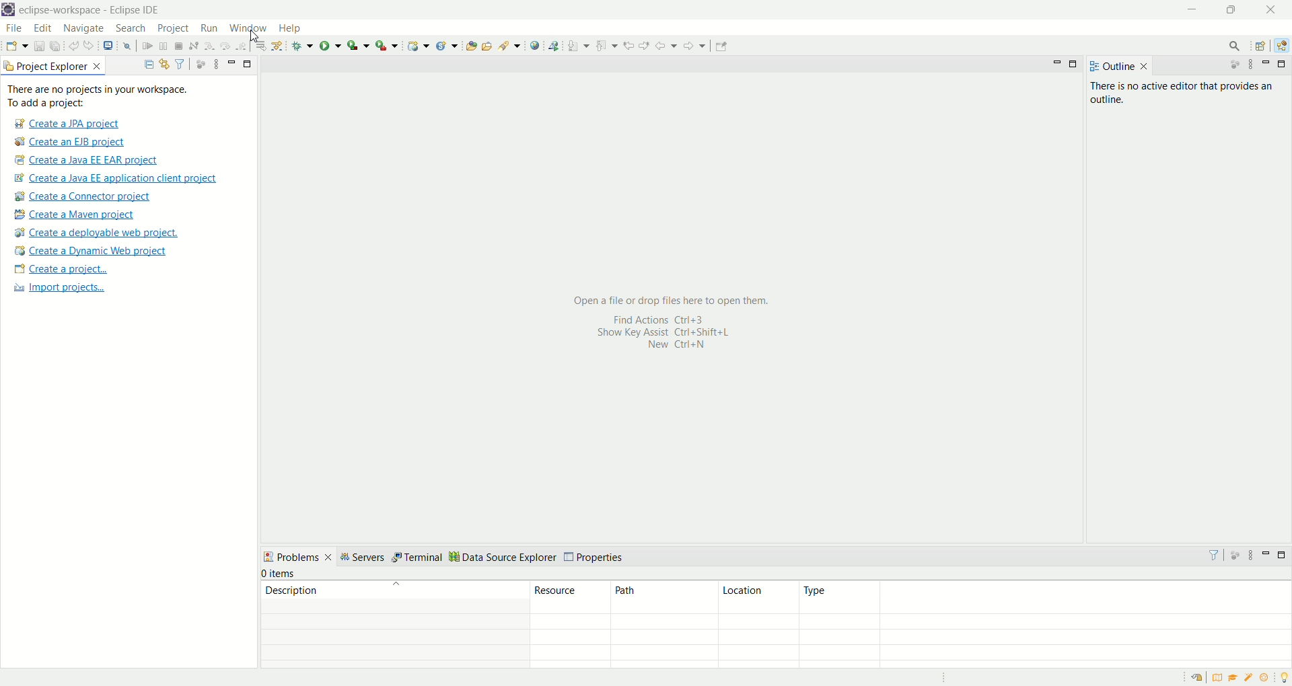  I want to click on maximize, so click(1284, 64).